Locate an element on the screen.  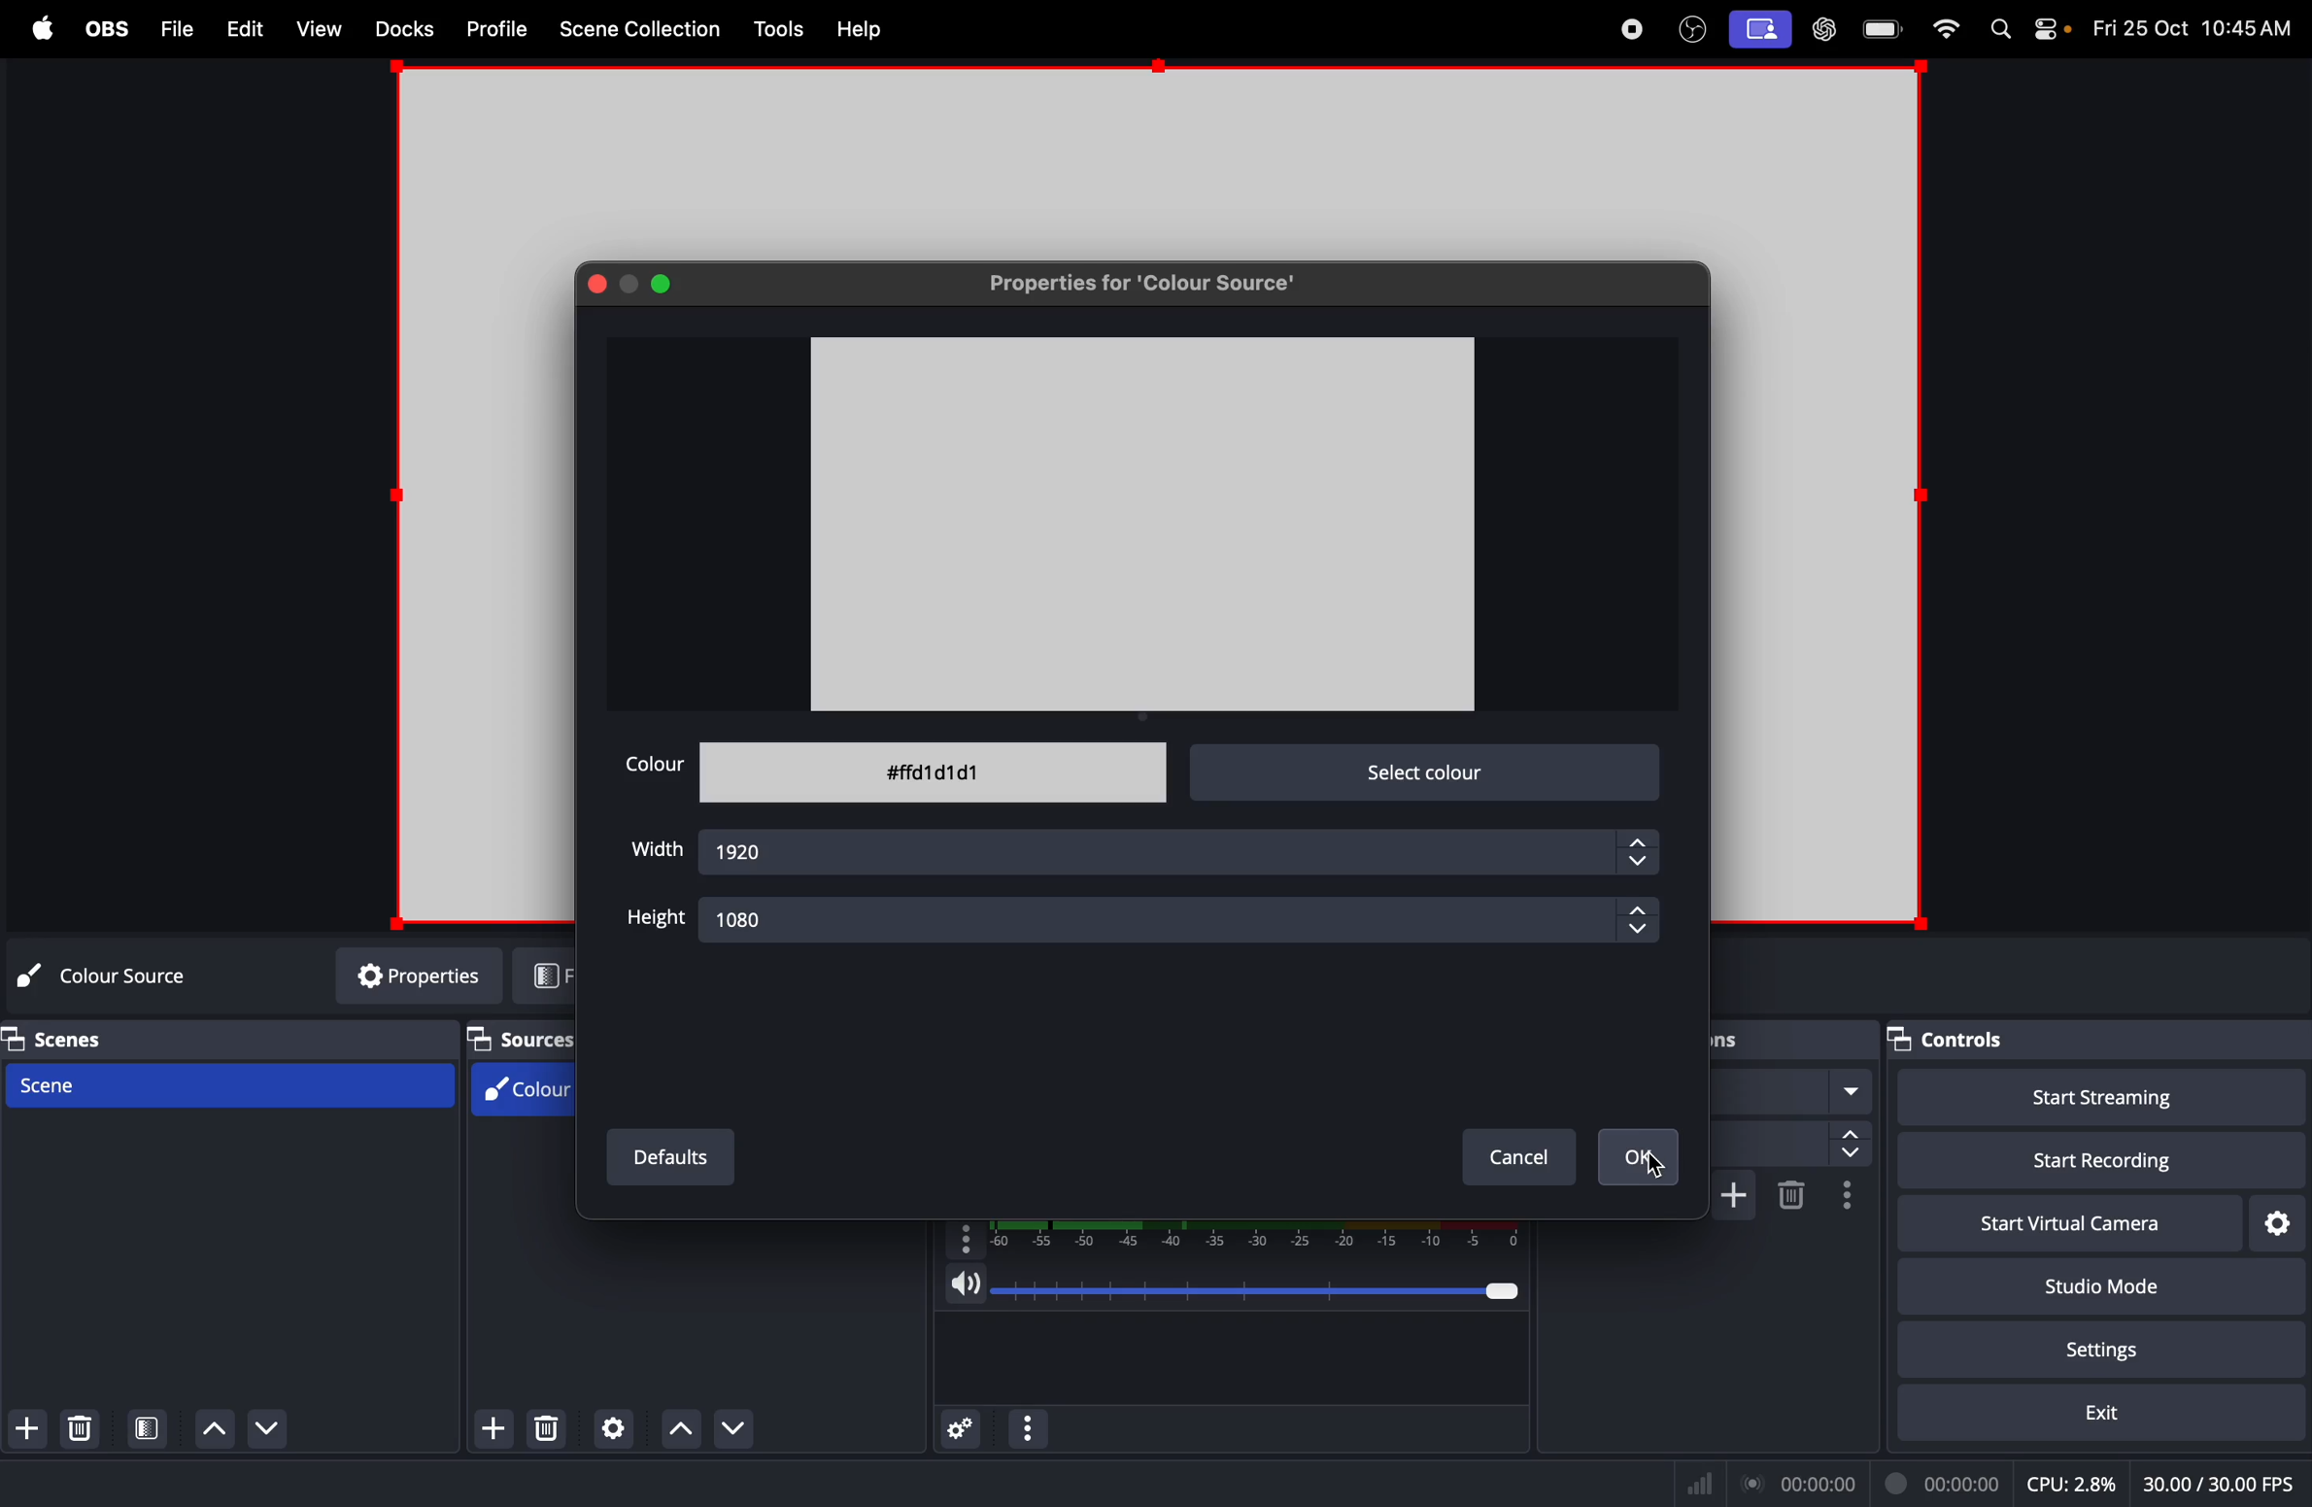
Edit is located at coordinates (245, 26).